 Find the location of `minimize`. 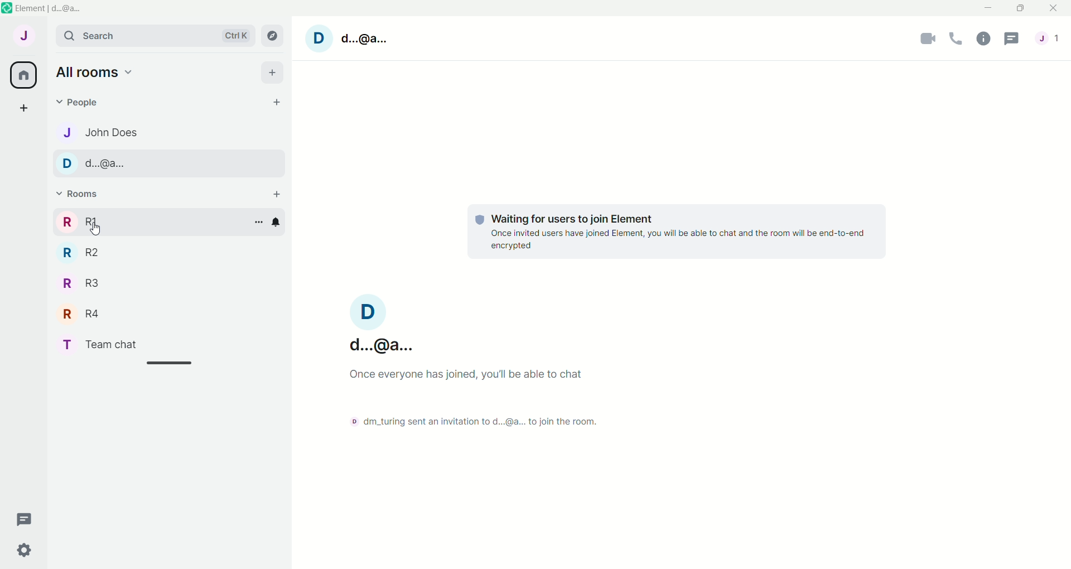

minimize is located at coordinates (986, 9).